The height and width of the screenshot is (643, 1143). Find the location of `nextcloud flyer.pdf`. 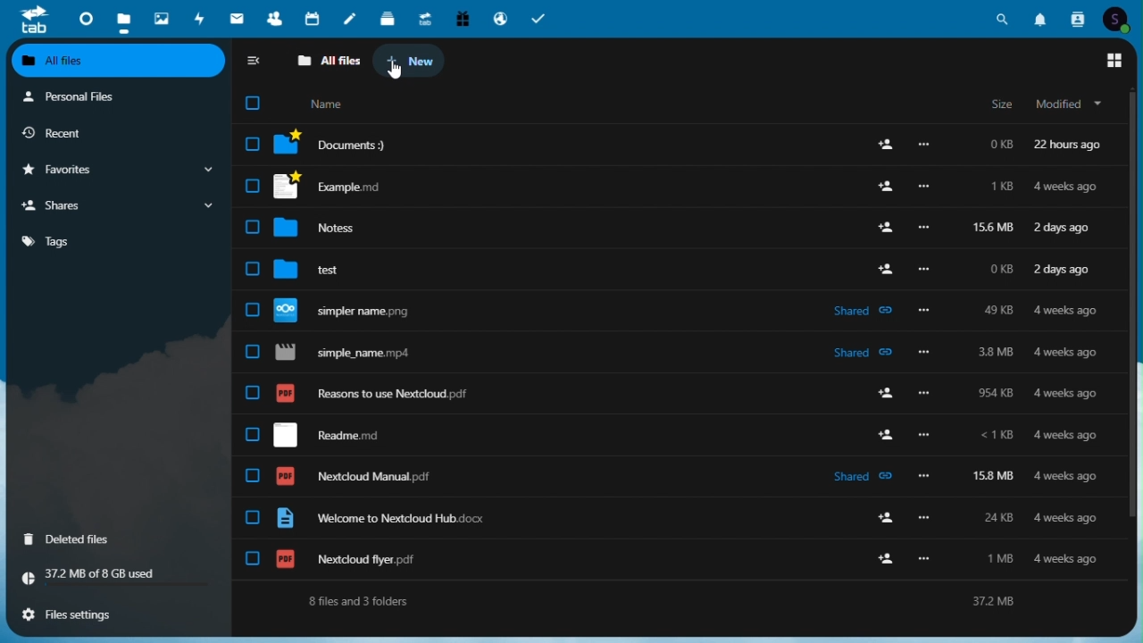

nextcloud flyer.pdf is located at coordinates (363, 560).